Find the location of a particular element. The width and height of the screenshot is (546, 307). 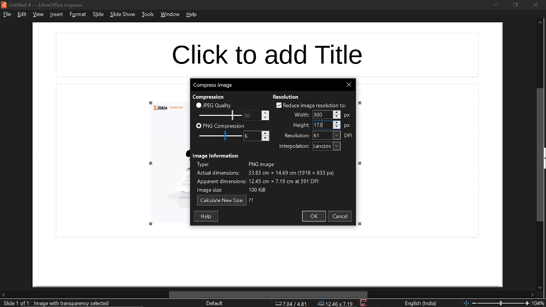

slide is located at coordinates (98, 15).